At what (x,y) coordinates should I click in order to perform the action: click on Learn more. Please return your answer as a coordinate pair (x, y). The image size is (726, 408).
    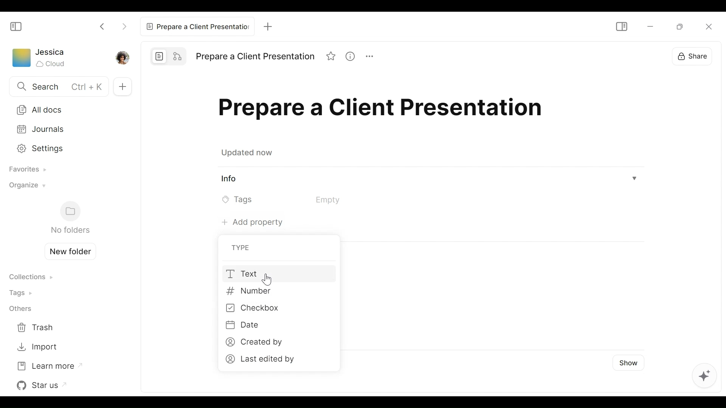
    Looking at the image, I should click on (49, 365).